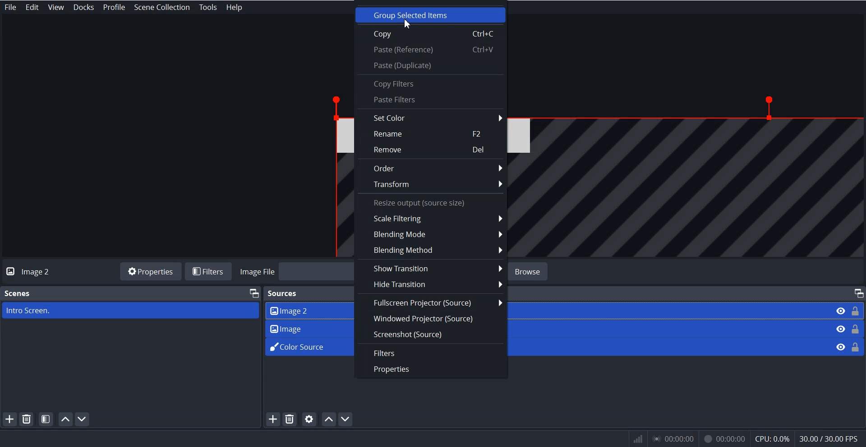  Describe the element at coordinates (689, 173) in the screenshot. I see `File Overview` at that location.